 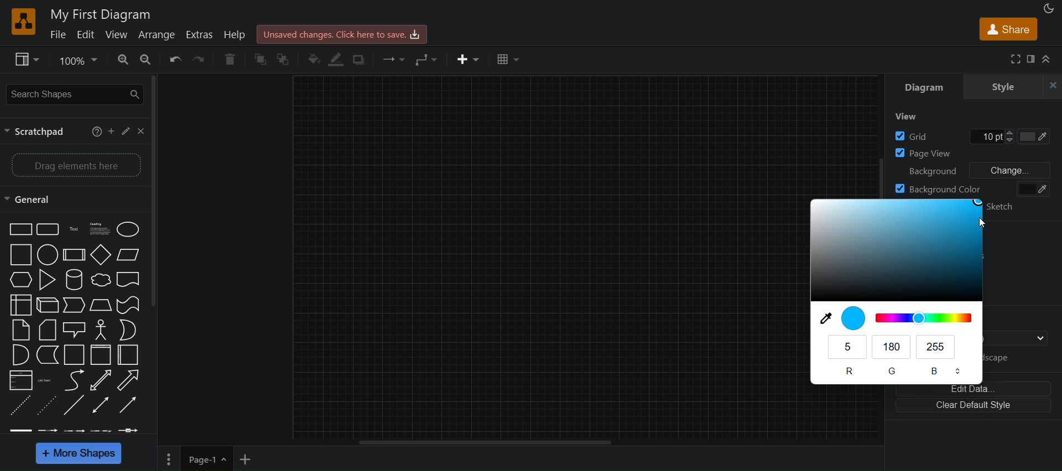 What do you see at coordinates (509, 60) in the screenshot?
I see `table` at bounding box center [509, 60].